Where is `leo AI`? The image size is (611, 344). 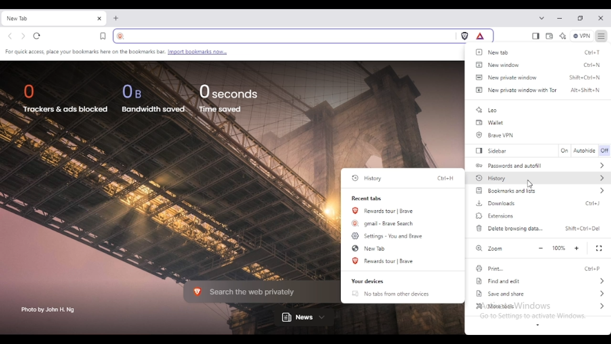
leo AI is located at coordinates (562, 37).